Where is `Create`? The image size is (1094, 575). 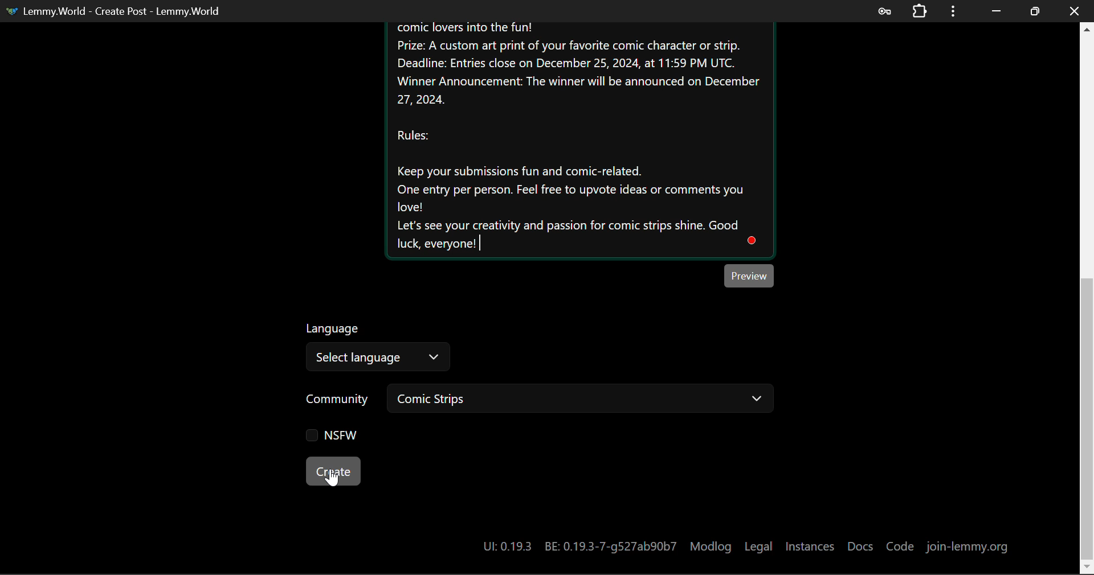
Create is located at coordinates (333, 470).